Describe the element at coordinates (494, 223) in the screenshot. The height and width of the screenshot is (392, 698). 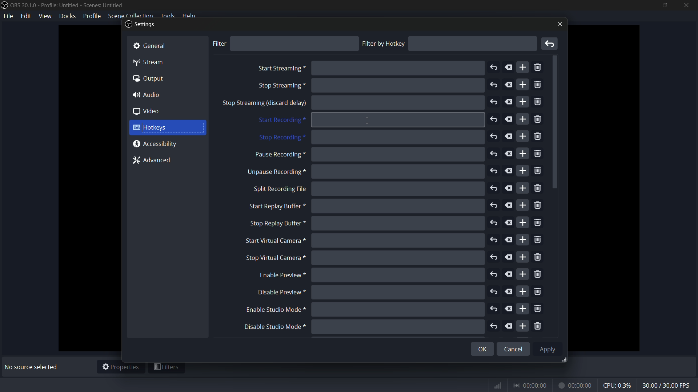
I see `undo` at that location.